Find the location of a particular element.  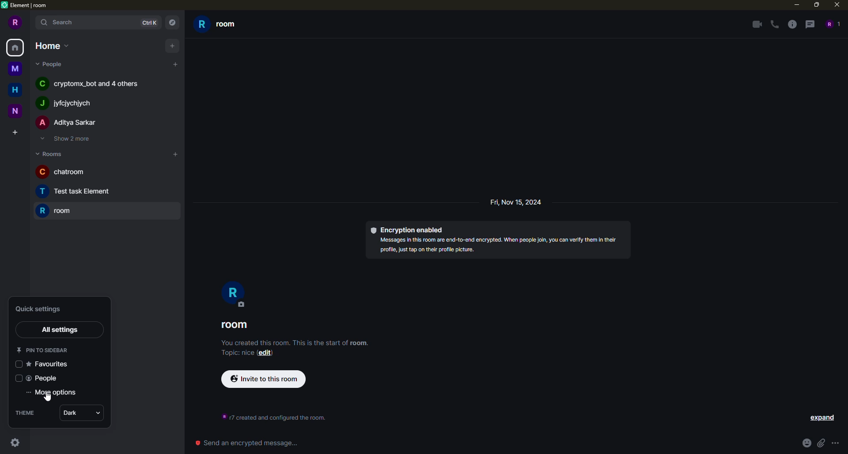

edit is located at coordinates (266, 354).